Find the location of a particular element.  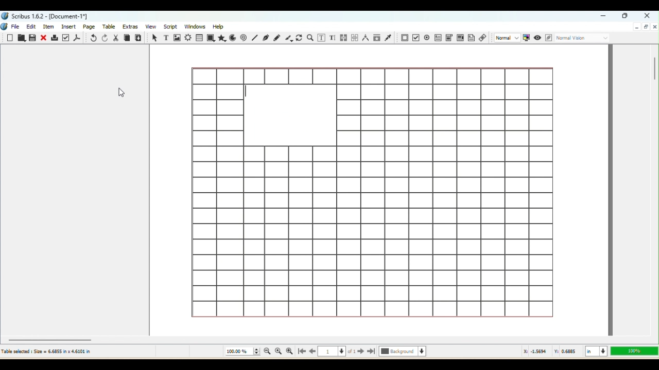

Go to the last page is located at coordinates (372, 352).